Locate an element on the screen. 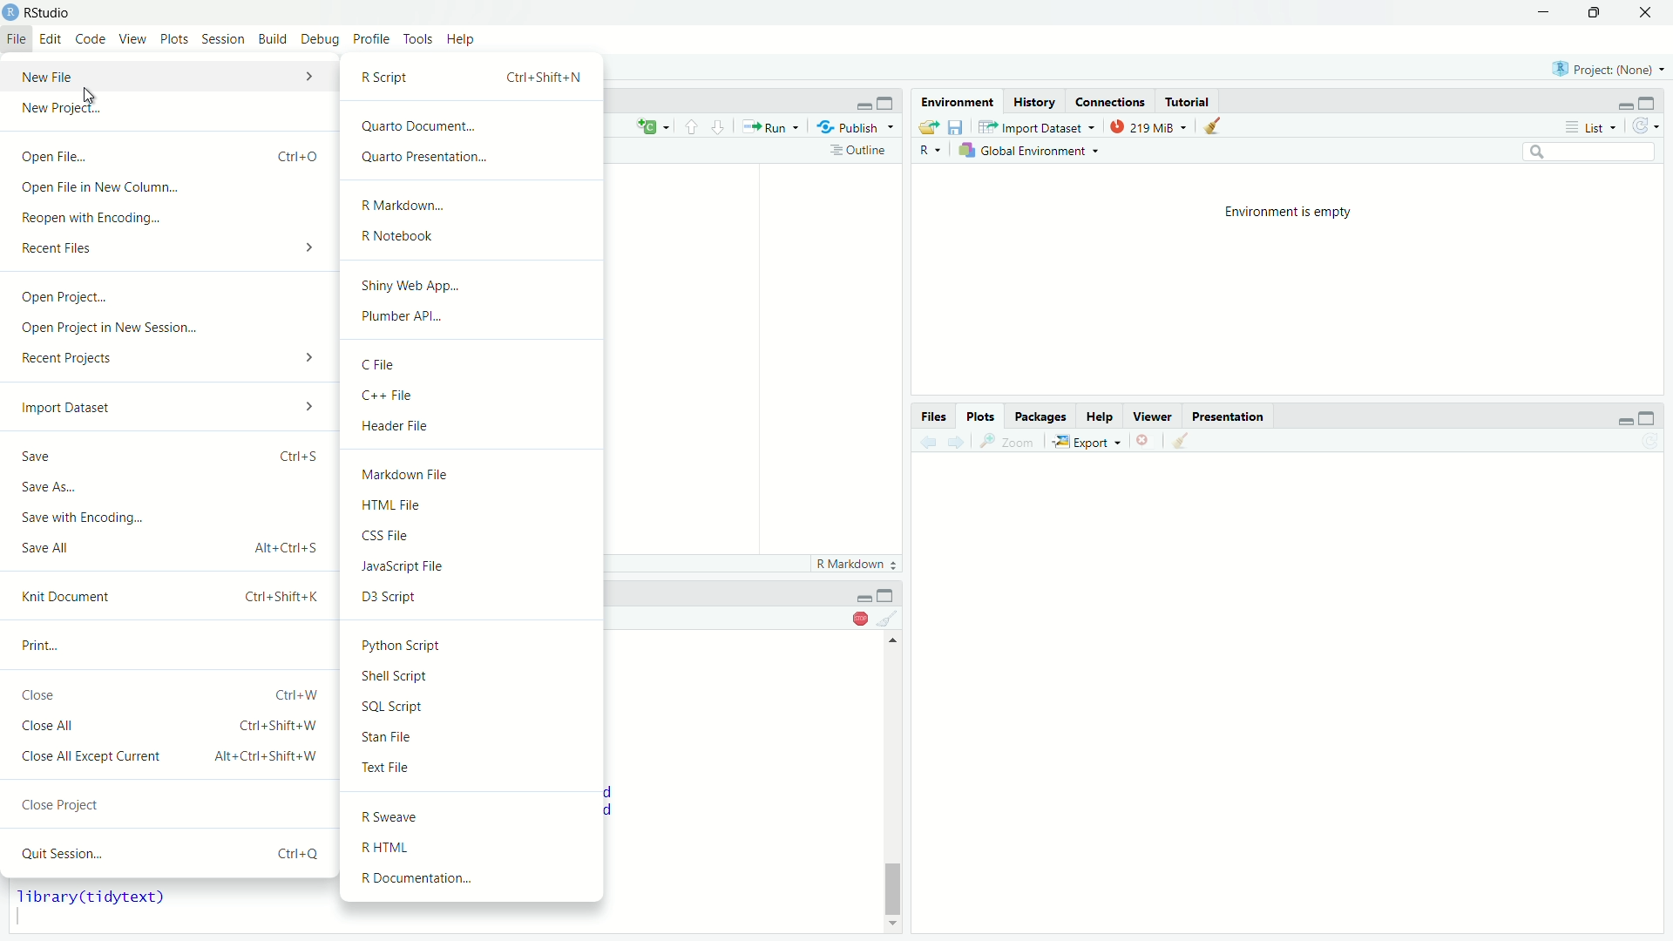 This screenshot has height=941, width=1673. Logo is located at coordinates (10, 13).